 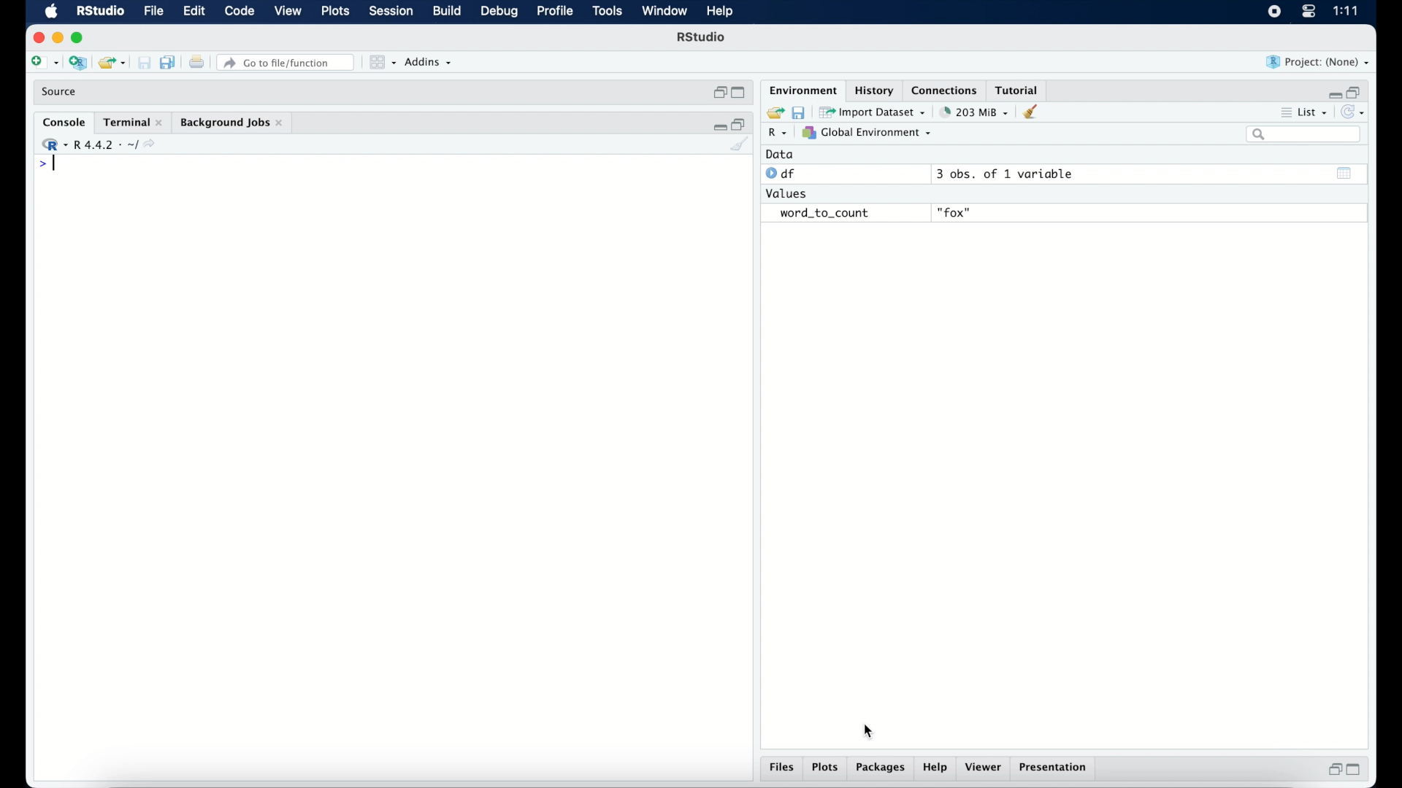 What do you see at coordinates (1333, 94) in the screenshot?
I see `minimize` at bounding box center [1333, 94].